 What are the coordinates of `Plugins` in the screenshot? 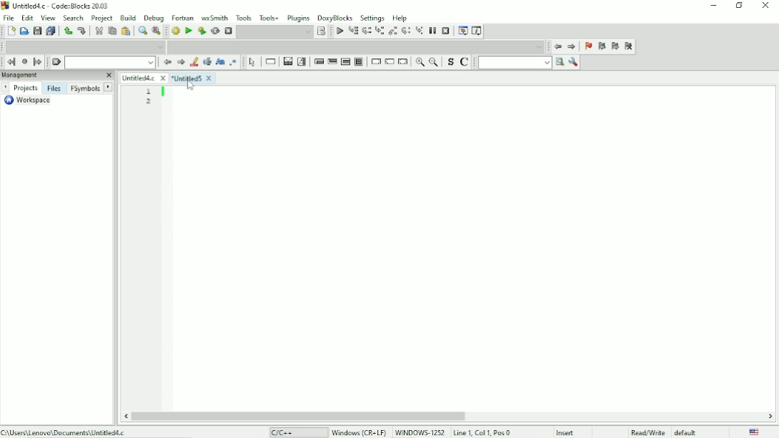 It's located at (298, 18).